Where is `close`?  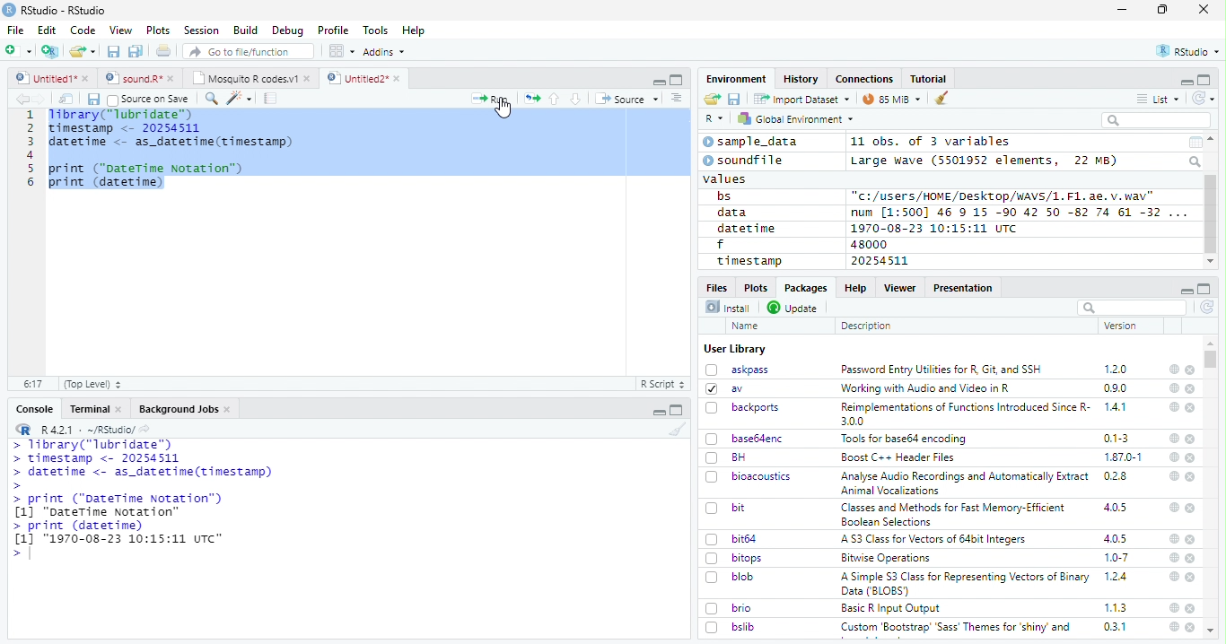 close is located at coordinates (1204, 8).